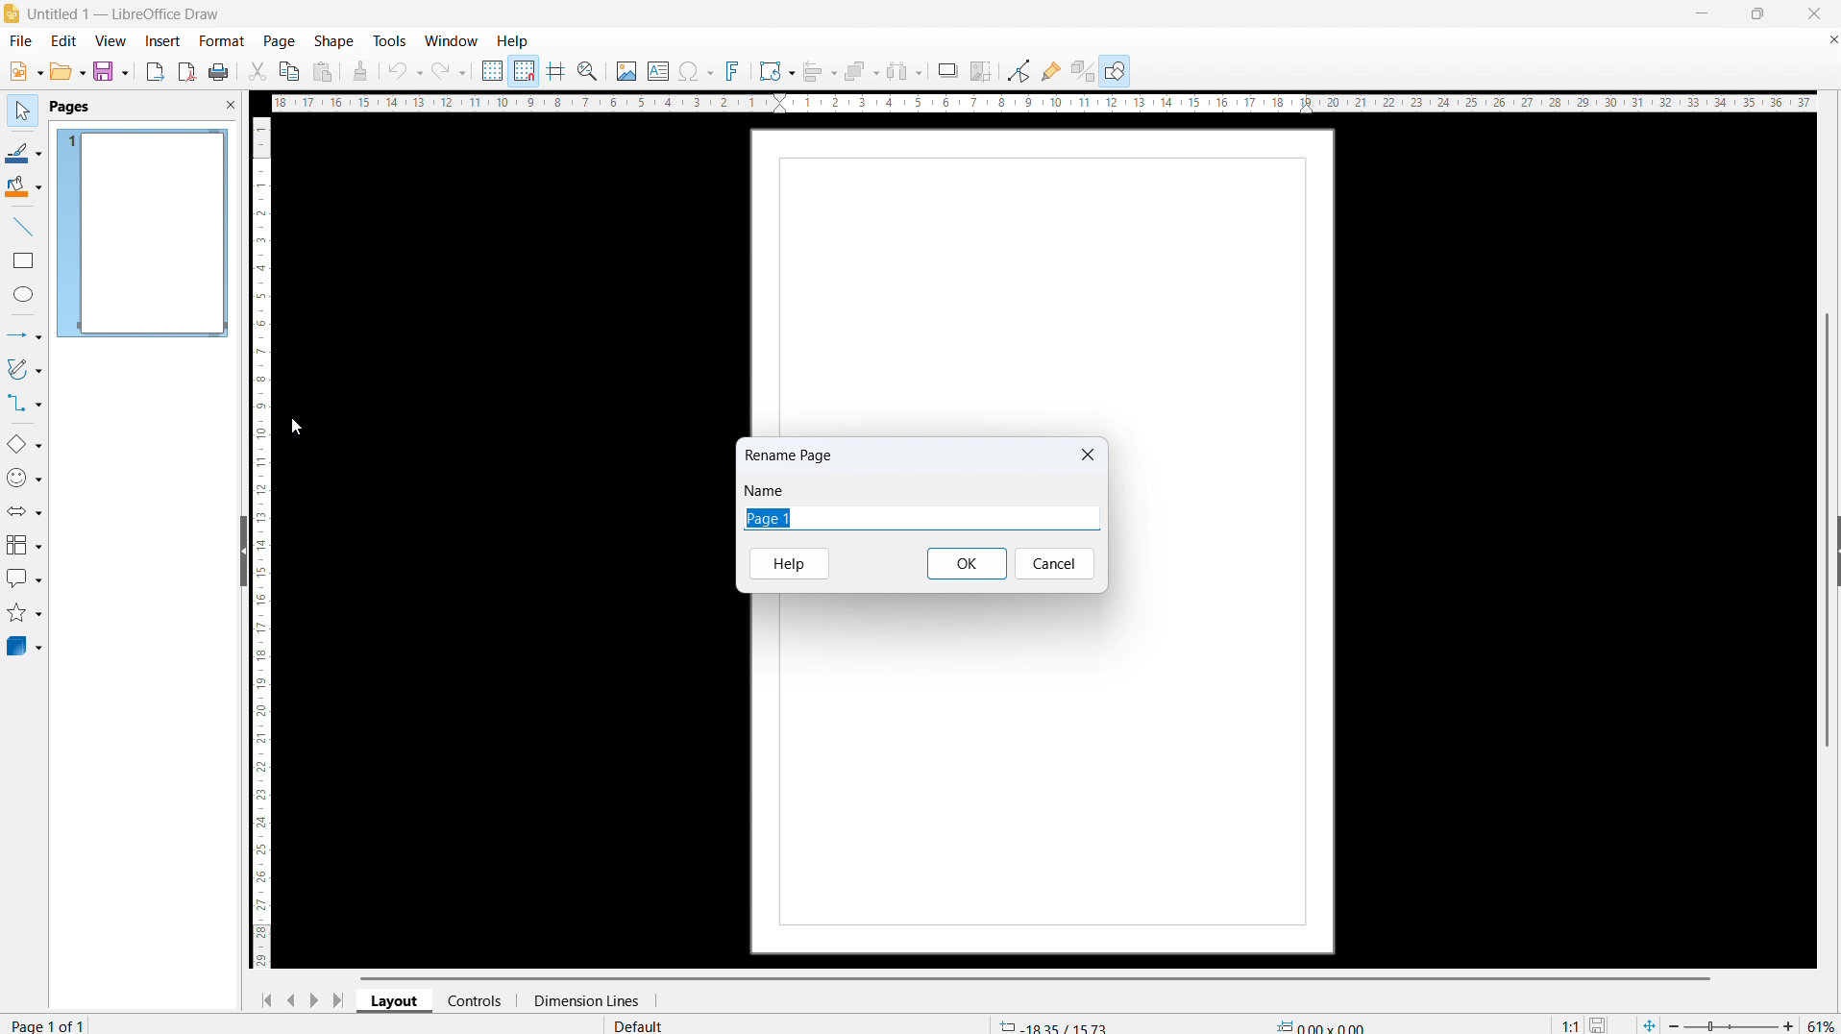  I want to click on page, so click(280, 41).